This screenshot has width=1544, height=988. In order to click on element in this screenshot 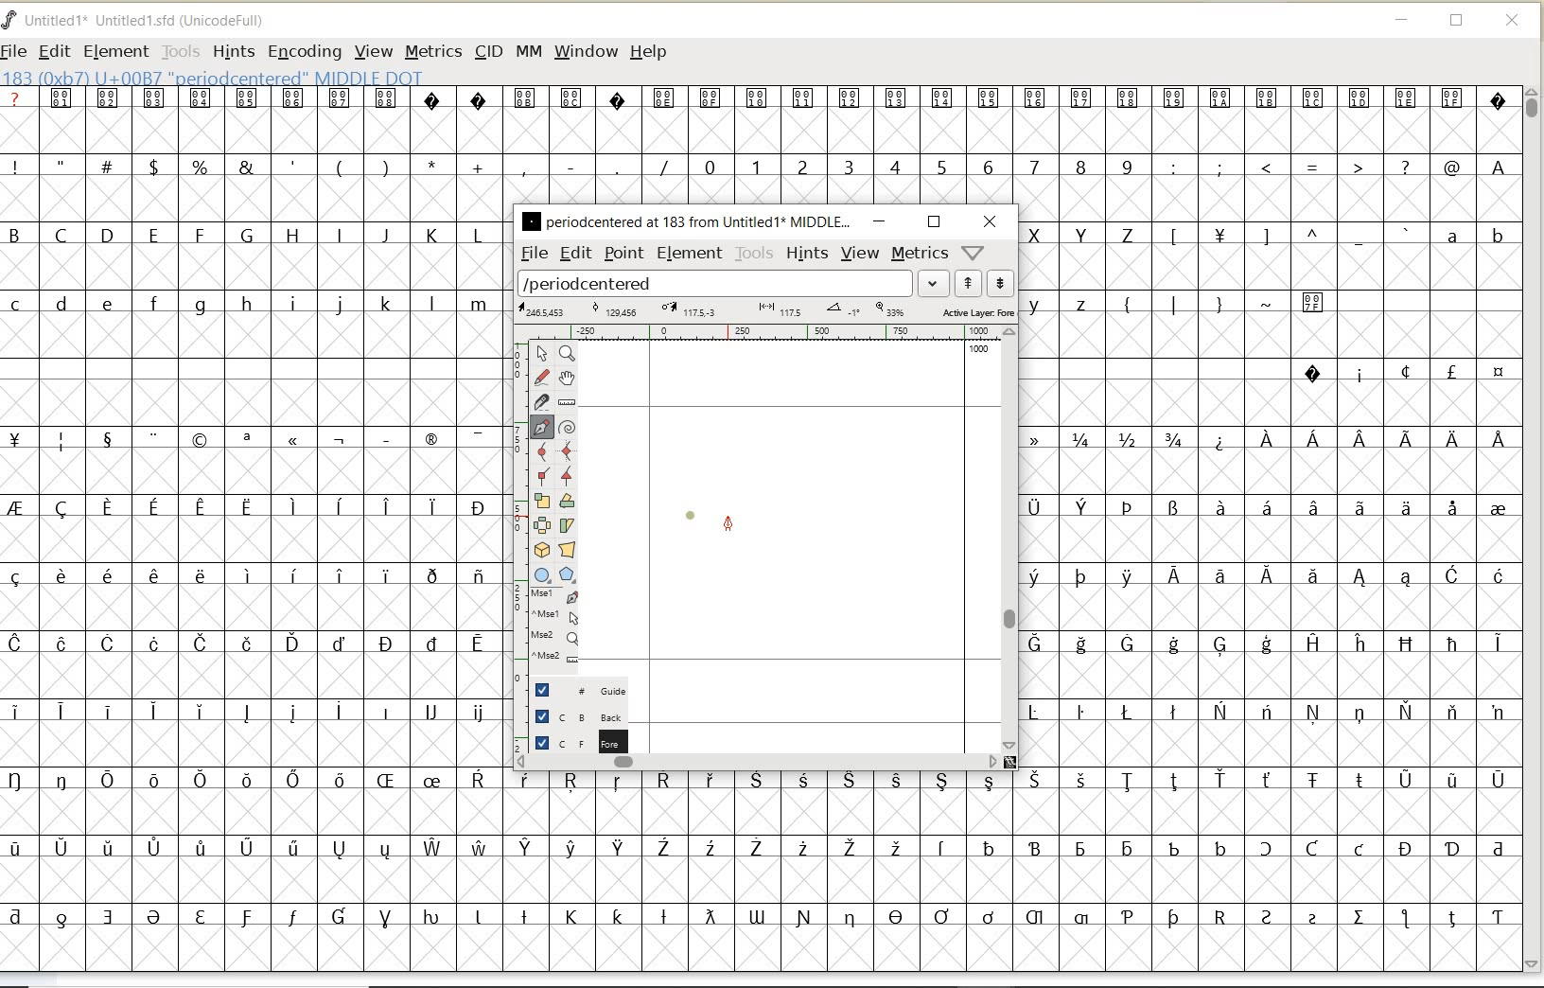, I will do `click(687, 253)`.